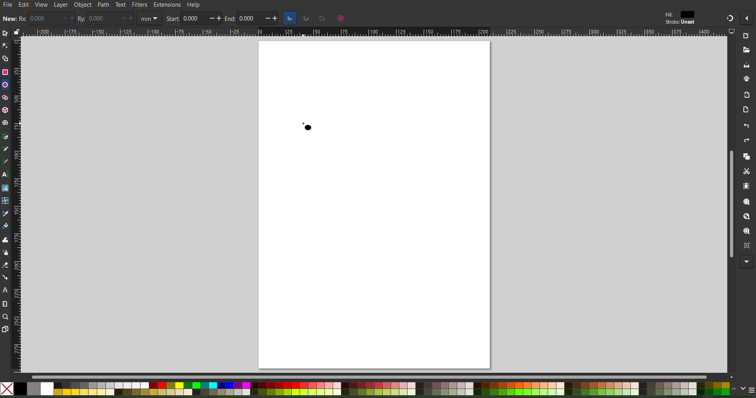  I want to click on Layer , so click(61, 6).